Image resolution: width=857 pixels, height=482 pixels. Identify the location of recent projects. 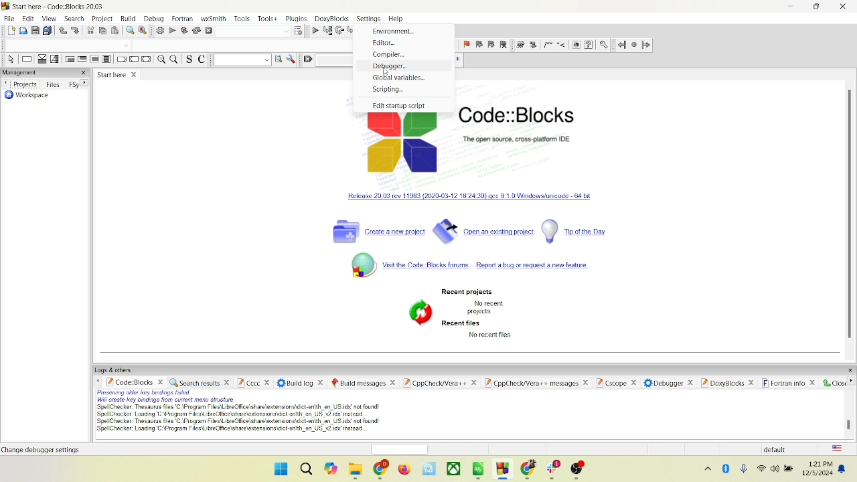
(466, 292).